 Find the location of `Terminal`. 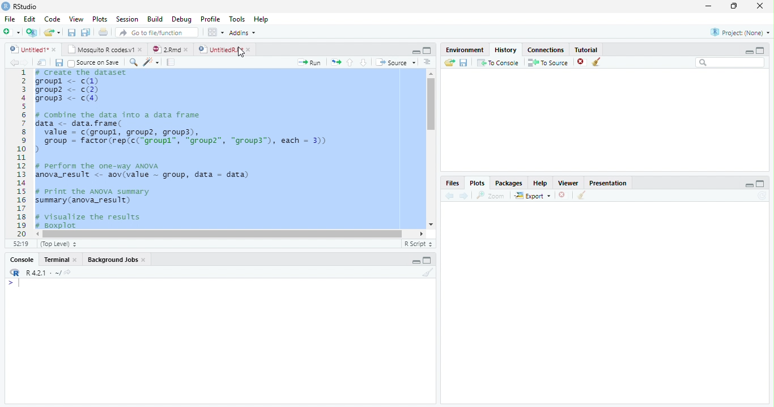

Terminal is located at coordinates (61, 260).